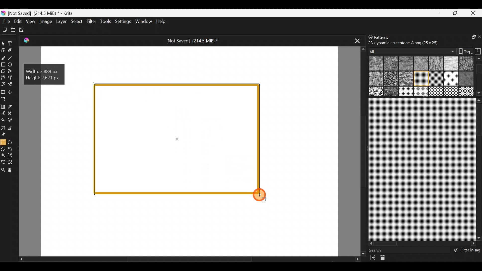  Describe the element at coordinates (91, 21) in the screenshot. I see `Filter` at that location.